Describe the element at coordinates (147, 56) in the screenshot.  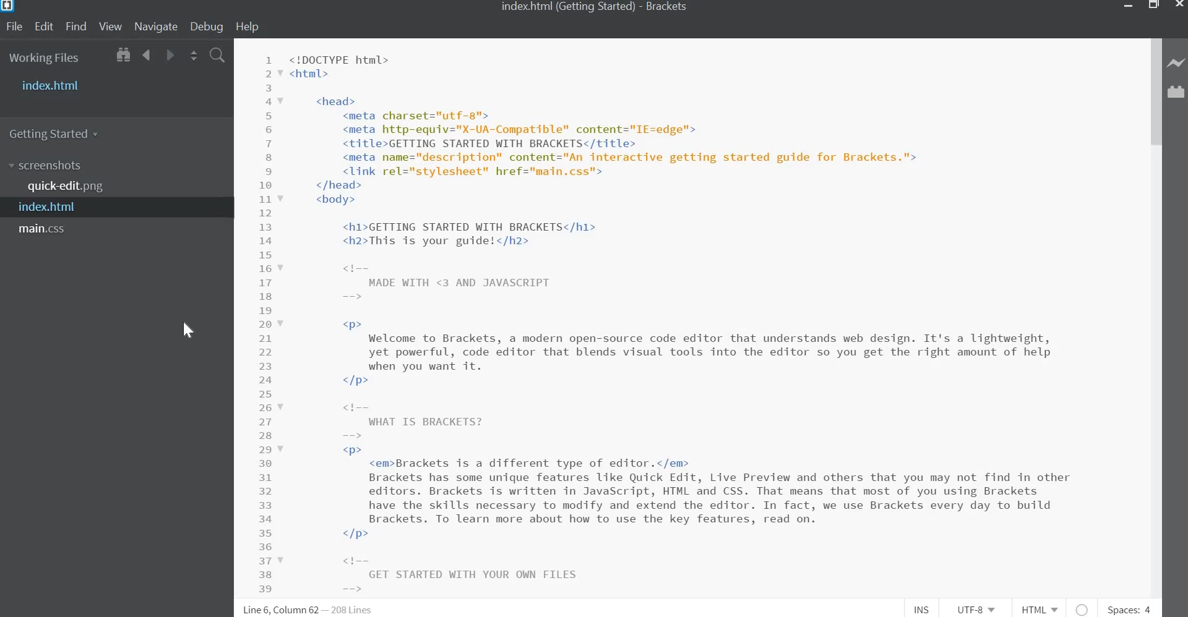
I see `Navigate backwards` at that location.